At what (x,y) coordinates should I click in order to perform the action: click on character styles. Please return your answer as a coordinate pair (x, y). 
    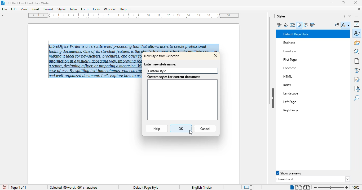
    Looking at the image, I should click on (286, 25).